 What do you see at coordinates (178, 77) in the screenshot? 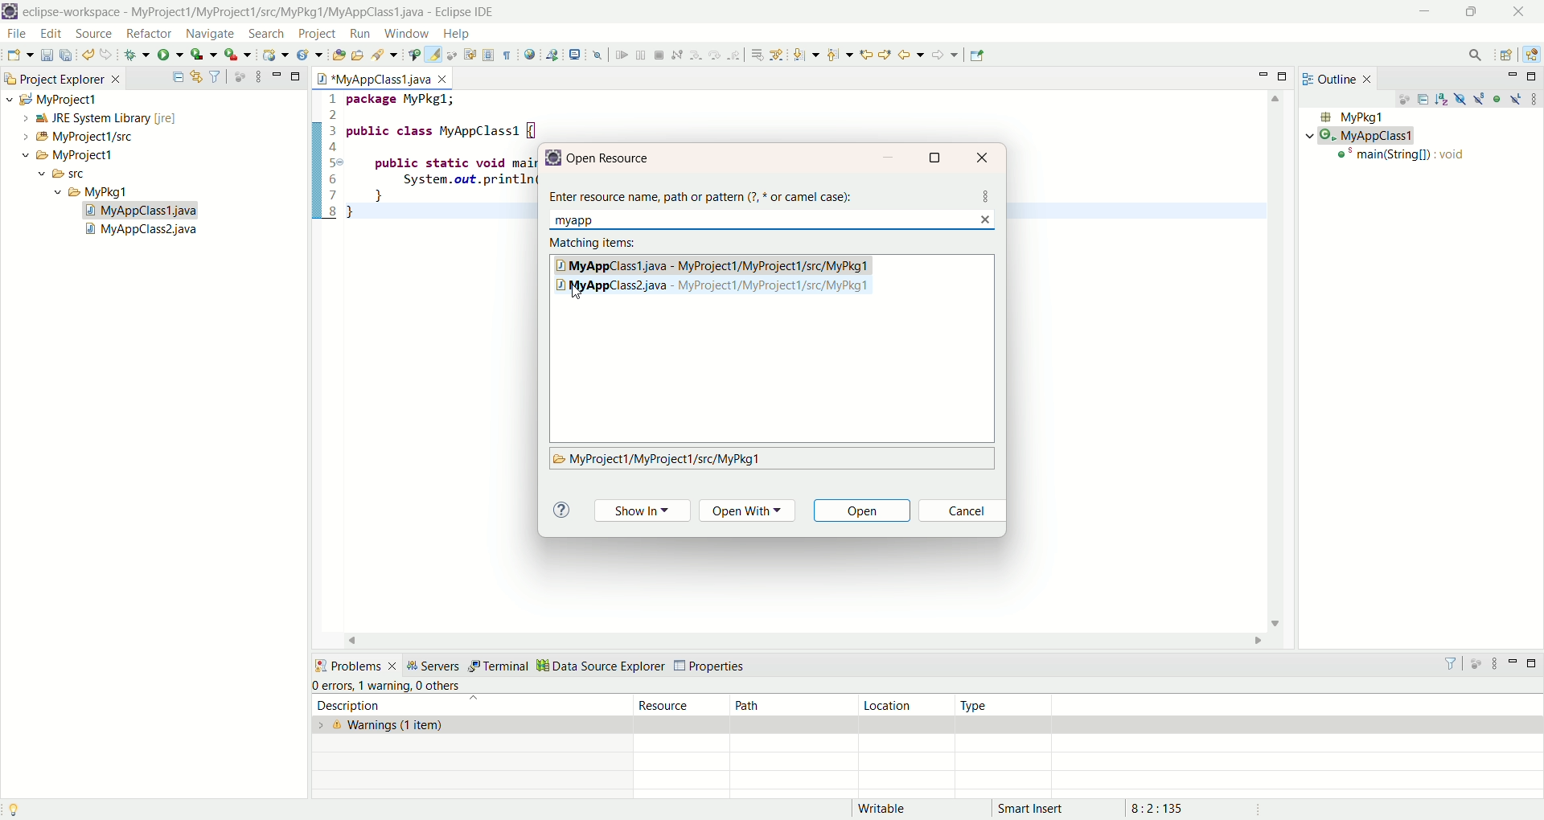
I see `collapse all` at bounding box center [178, 77].